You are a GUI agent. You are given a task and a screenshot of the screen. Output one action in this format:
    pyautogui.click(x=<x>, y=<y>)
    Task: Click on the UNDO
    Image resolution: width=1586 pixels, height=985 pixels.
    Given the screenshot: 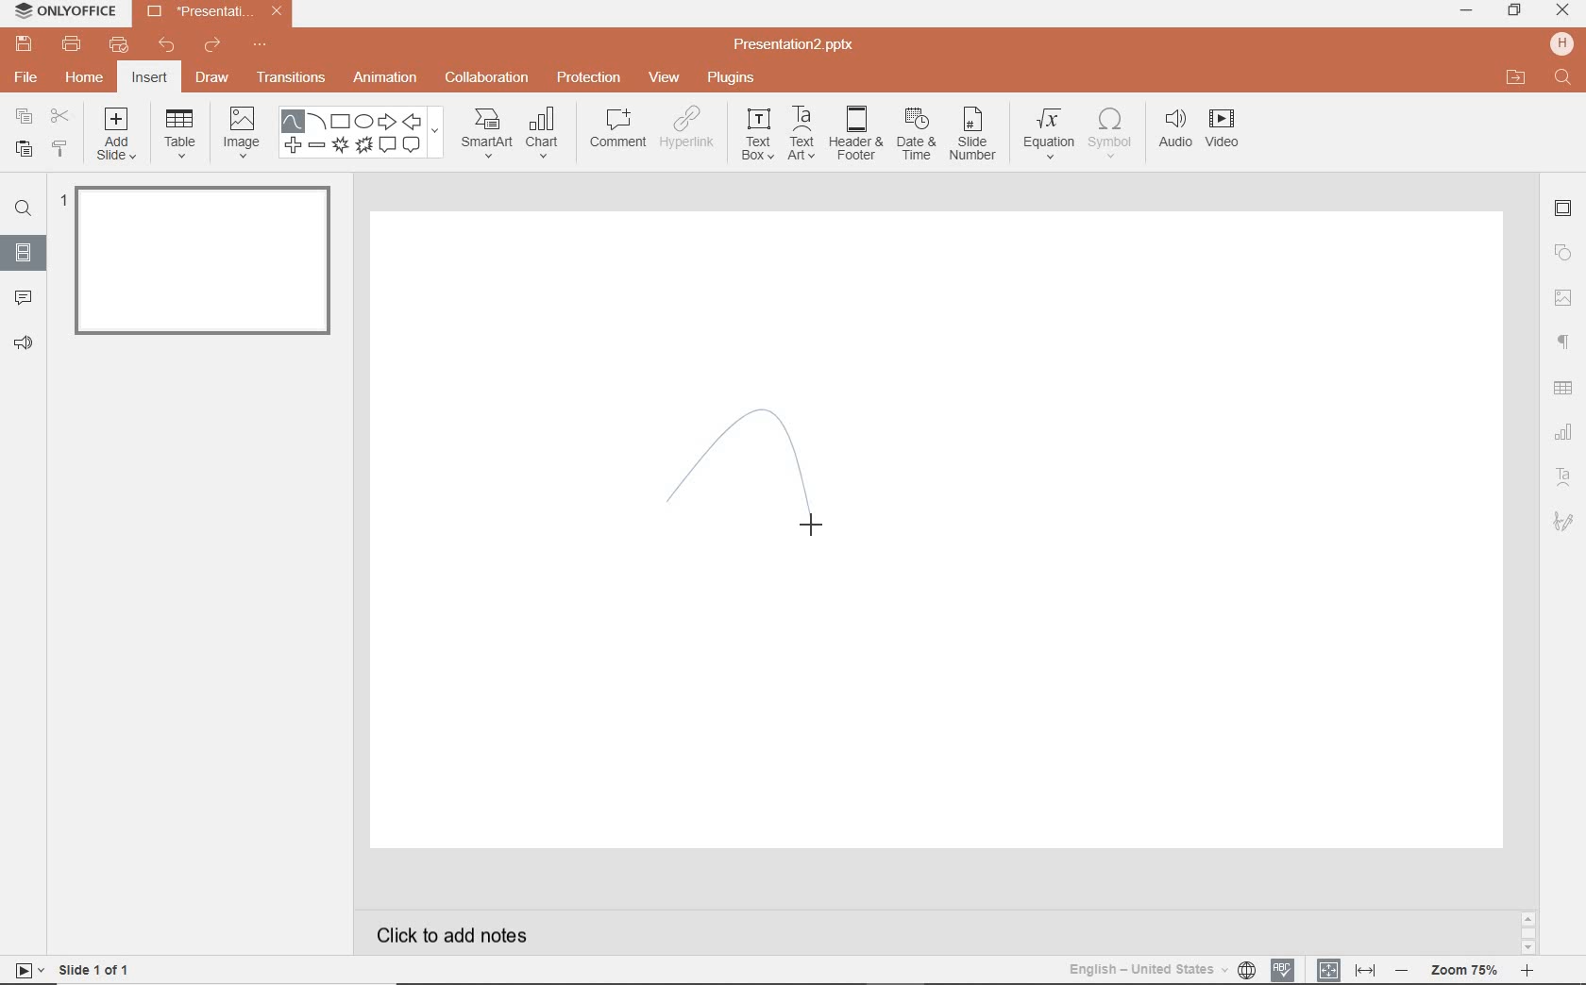 What is the action you would take?
    pyautogui.click(x=166, y=47)
    